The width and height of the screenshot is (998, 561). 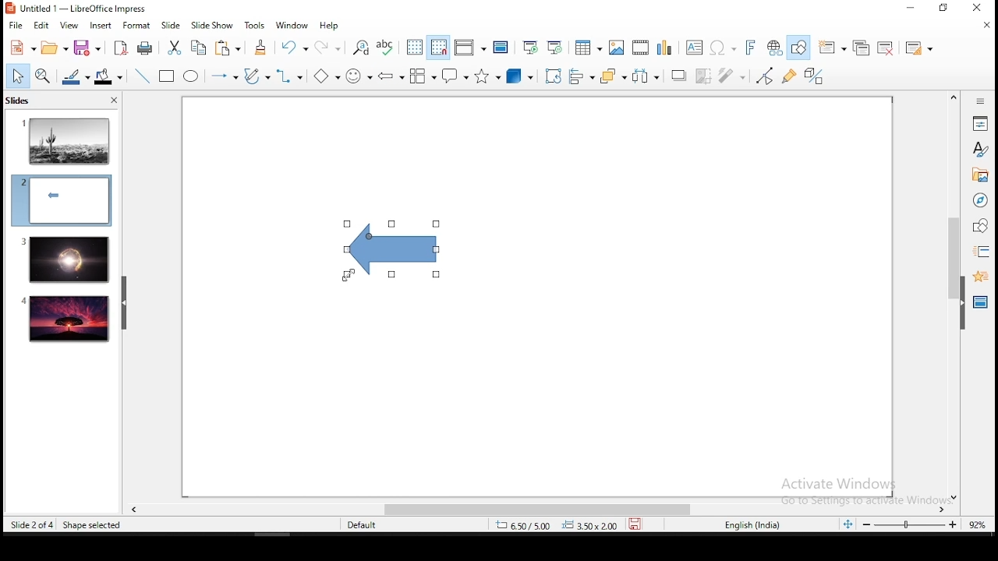 I want to click on , so click(x=853, y=487).